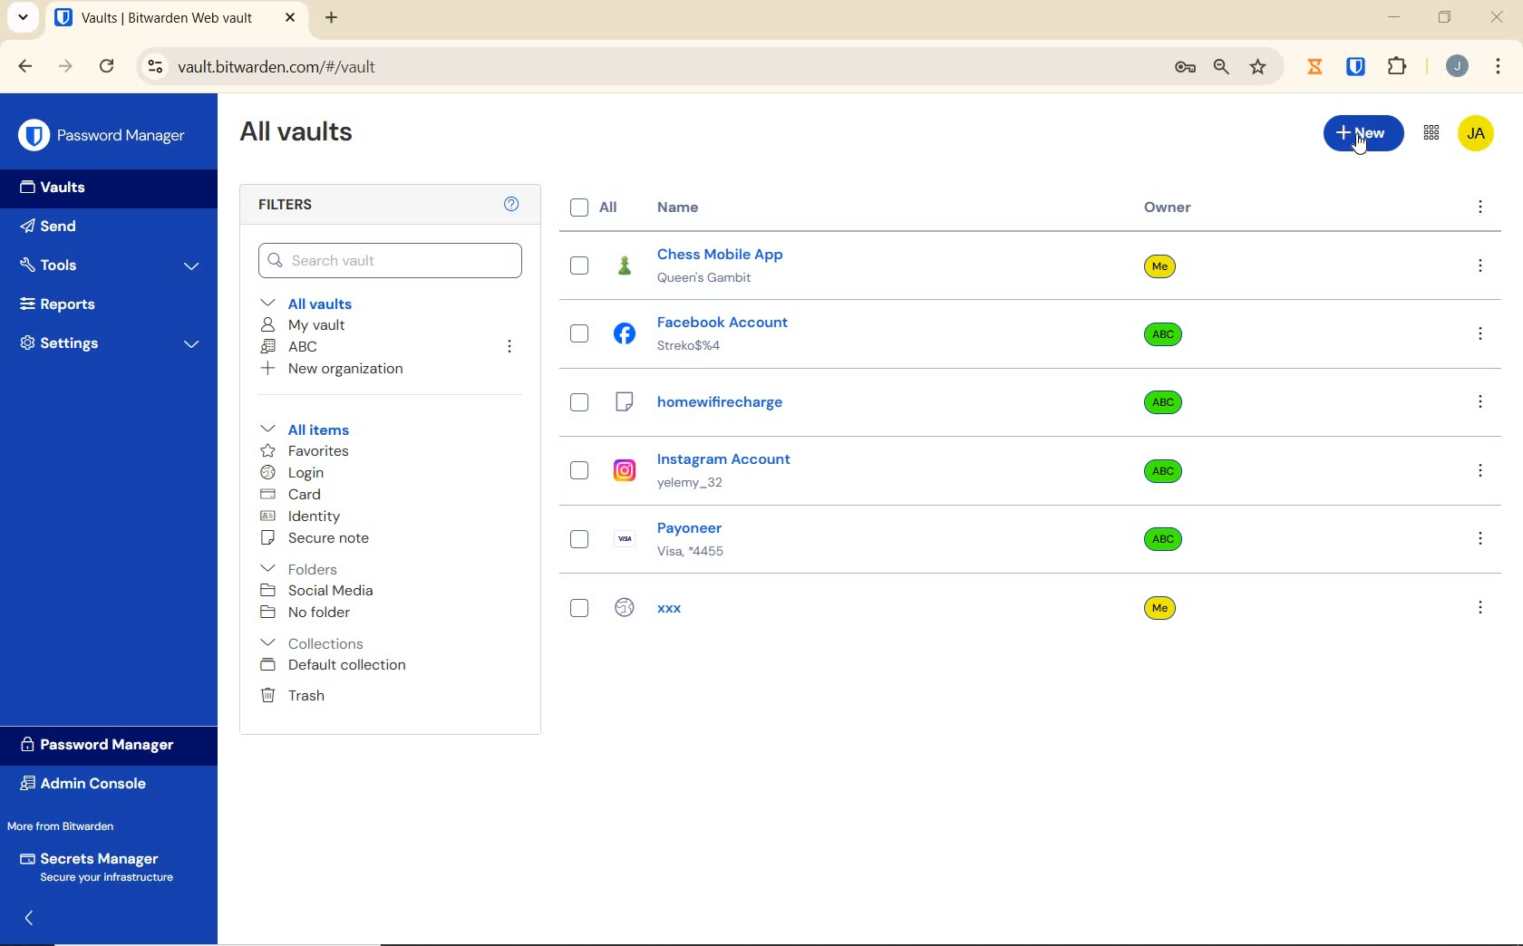 This screenshot has height=946, width=1523. I want to click on Filters, so click(290, 203).